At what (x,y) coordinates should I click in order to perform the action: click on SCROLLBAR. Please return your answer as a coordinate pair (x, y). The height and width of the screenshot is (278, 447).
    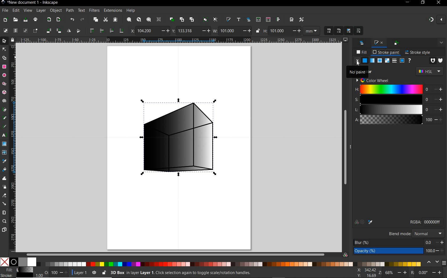
    Looking at the image, I should click on (344, 148).